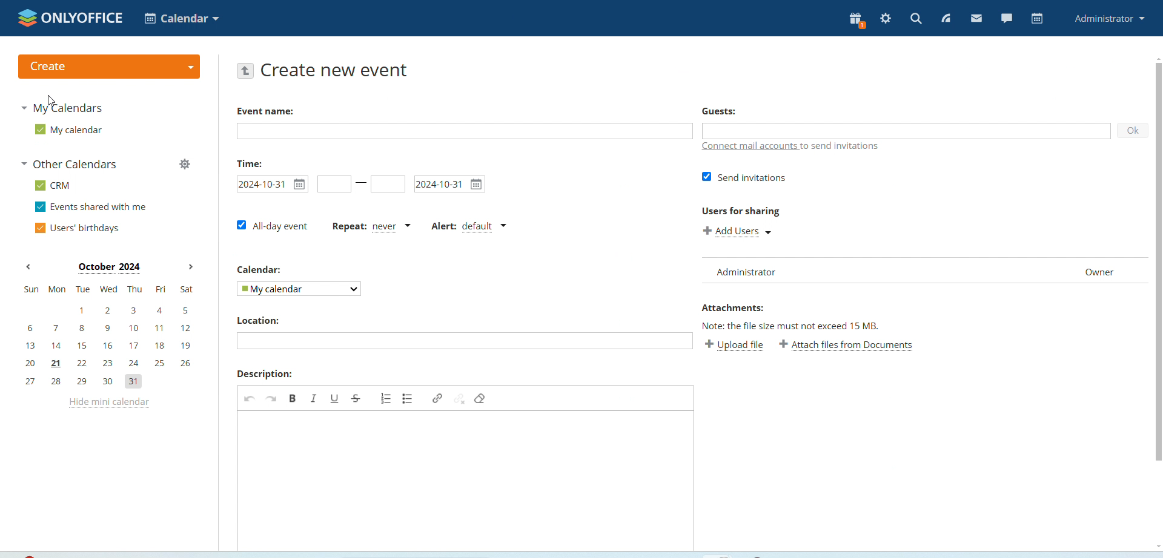  Describe the element at coordinates (245, 71) in the screenshot. I see `go back` at that location.